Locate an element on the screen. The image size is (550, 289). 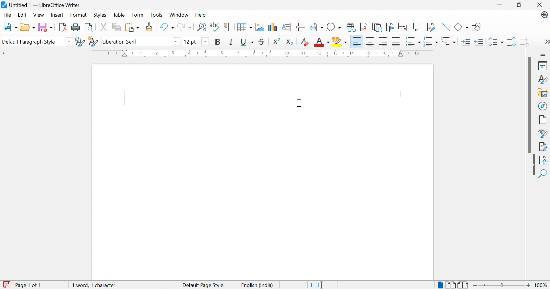
Undo is located at coordinates (166, 27).